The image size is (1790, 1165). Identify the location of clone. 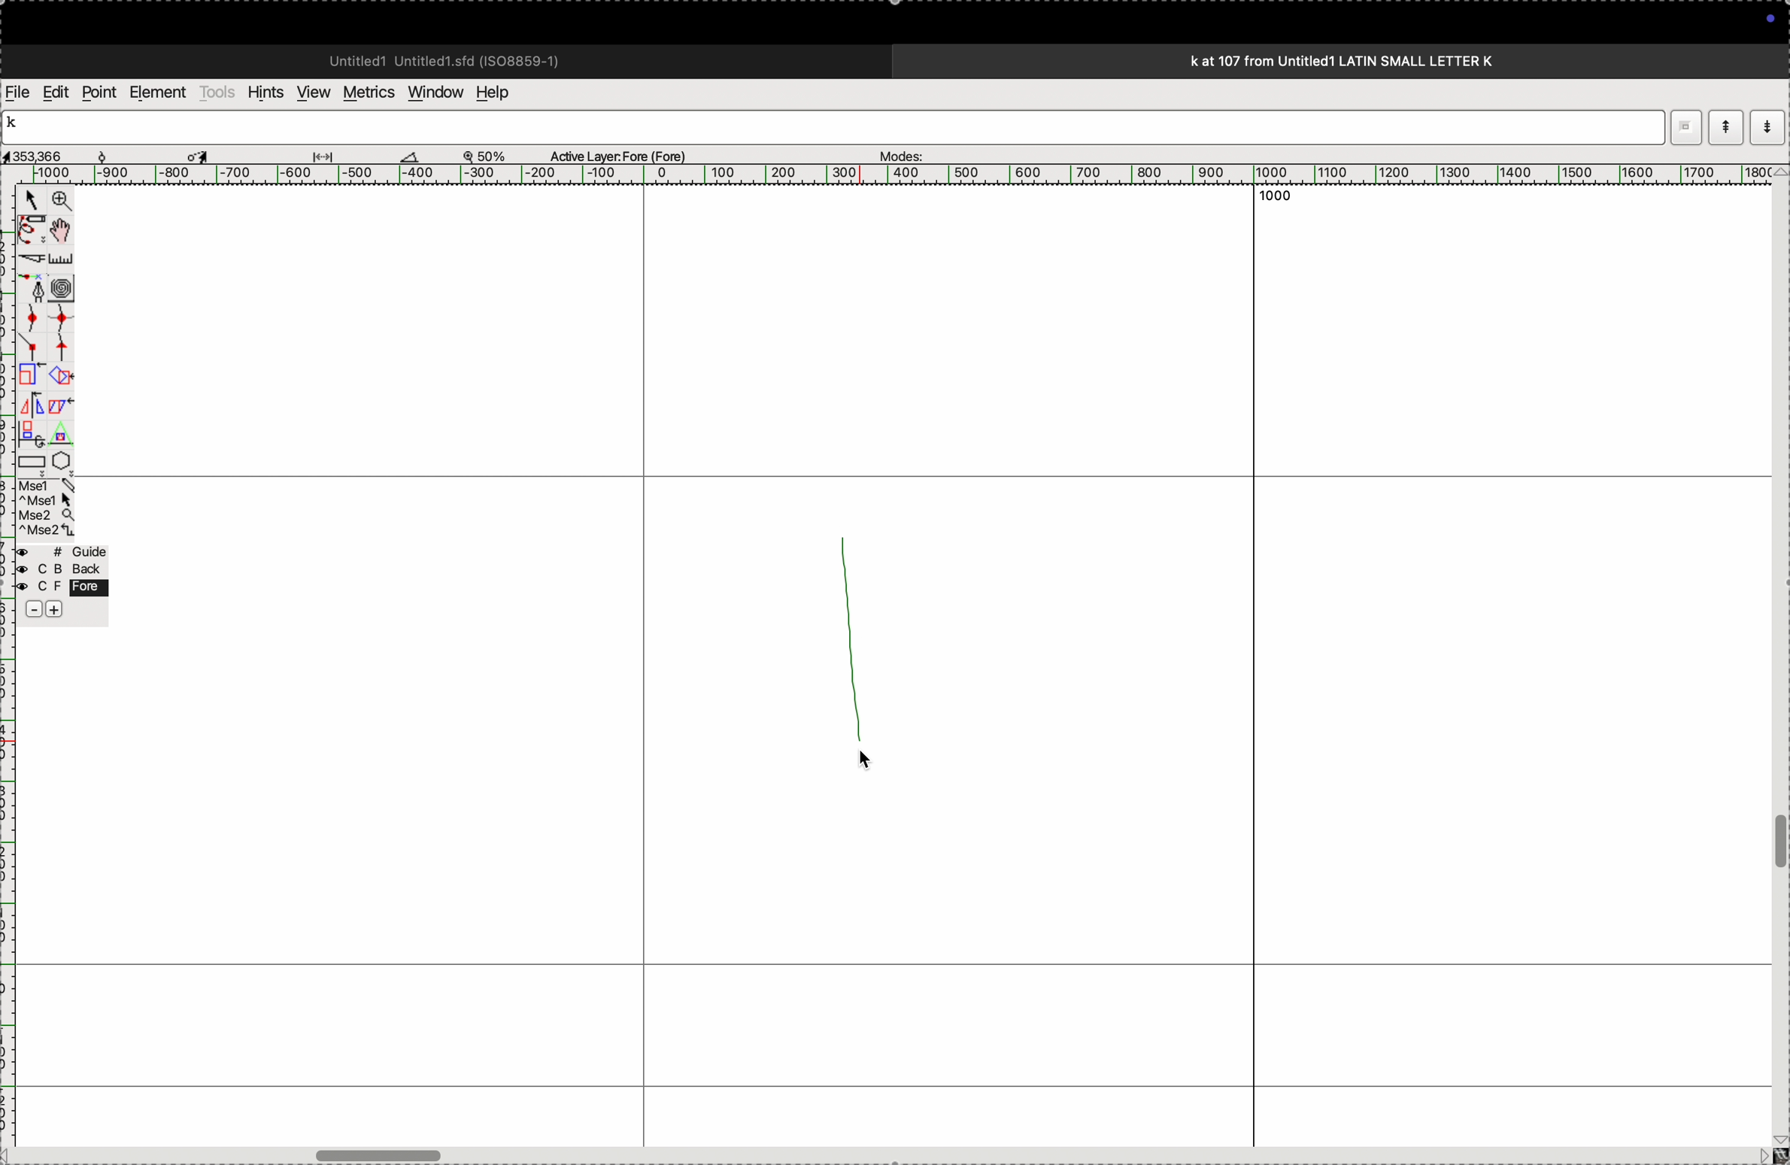
(29, 375).